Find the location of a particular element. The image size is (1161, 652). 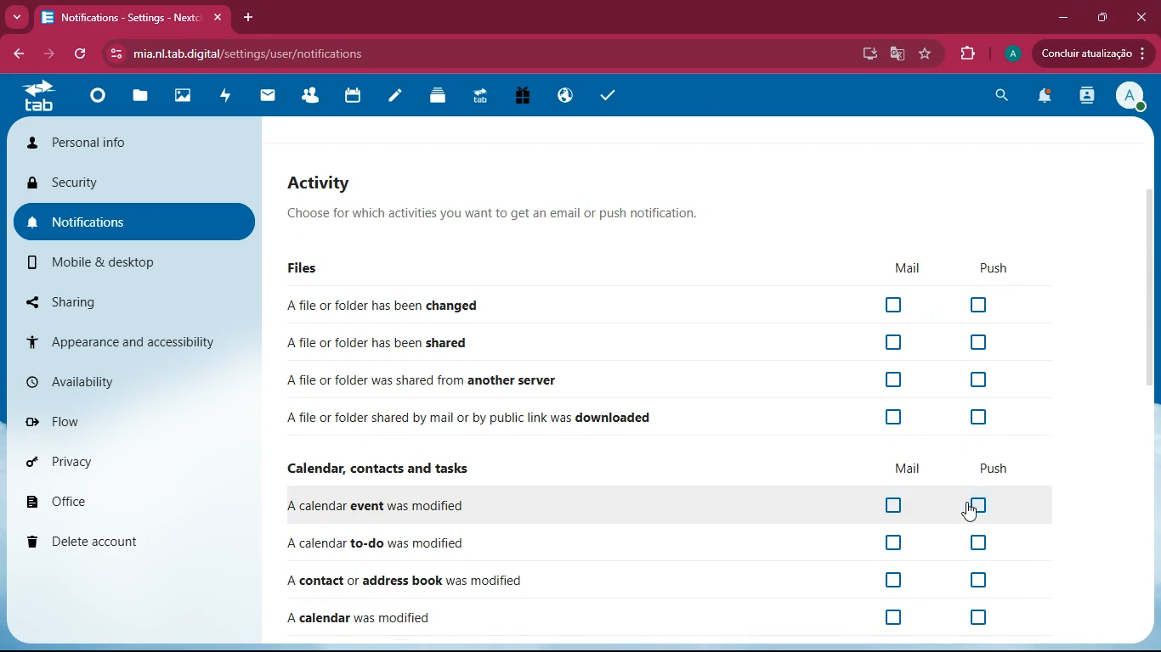

A contact or address book was modified is located at coordinates (439, 582).